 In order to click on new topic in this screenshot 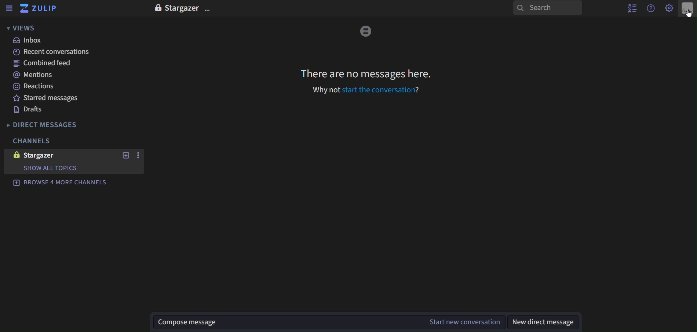, I will do `click(126, 156)`.